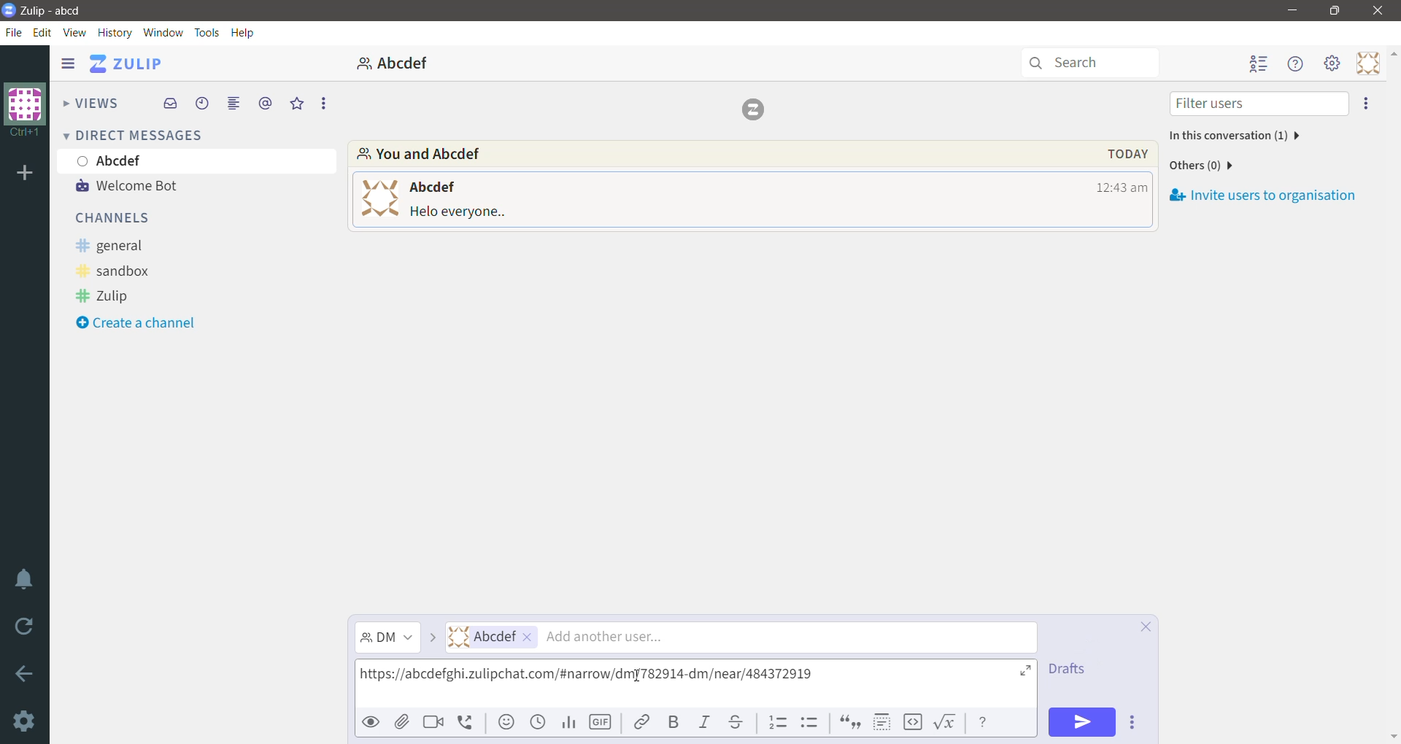 The width and height of the screenshot is (1401, 744). Describe the element at coordinates (1259, 64) in the screenshot. I see `Hide user list` at that location.